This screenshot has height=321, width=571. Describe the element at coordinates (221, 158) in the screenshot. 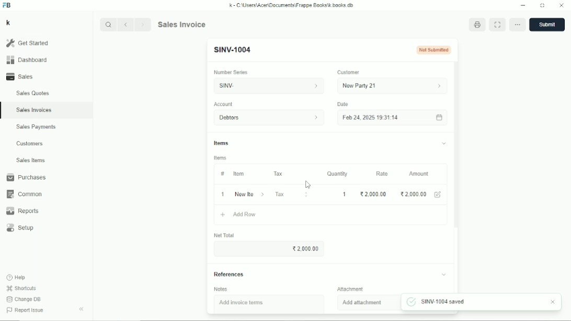

I see `Items` at that location.